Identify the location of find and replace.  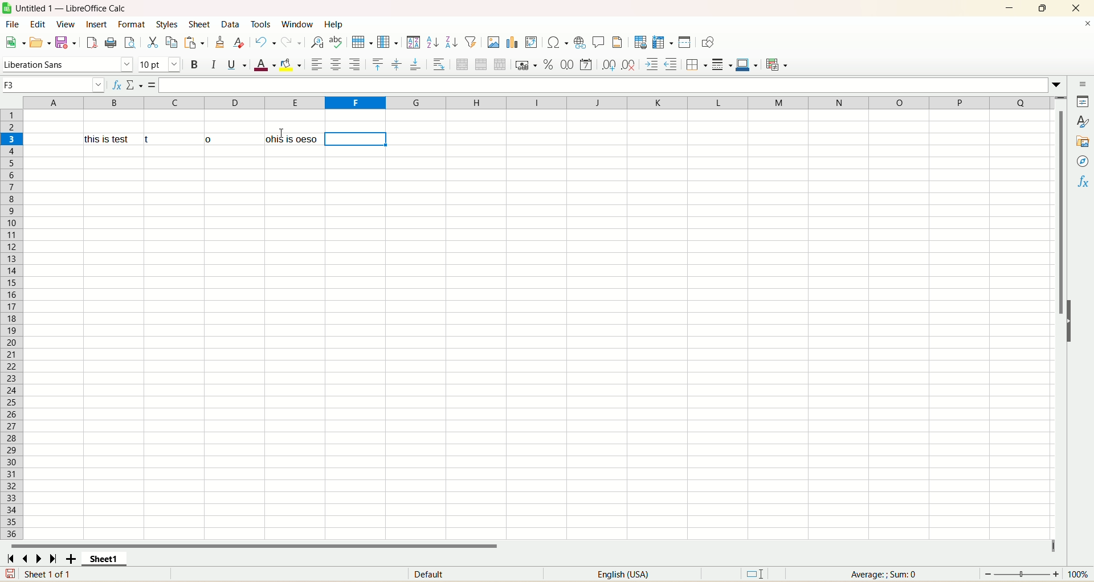
(316, 42).